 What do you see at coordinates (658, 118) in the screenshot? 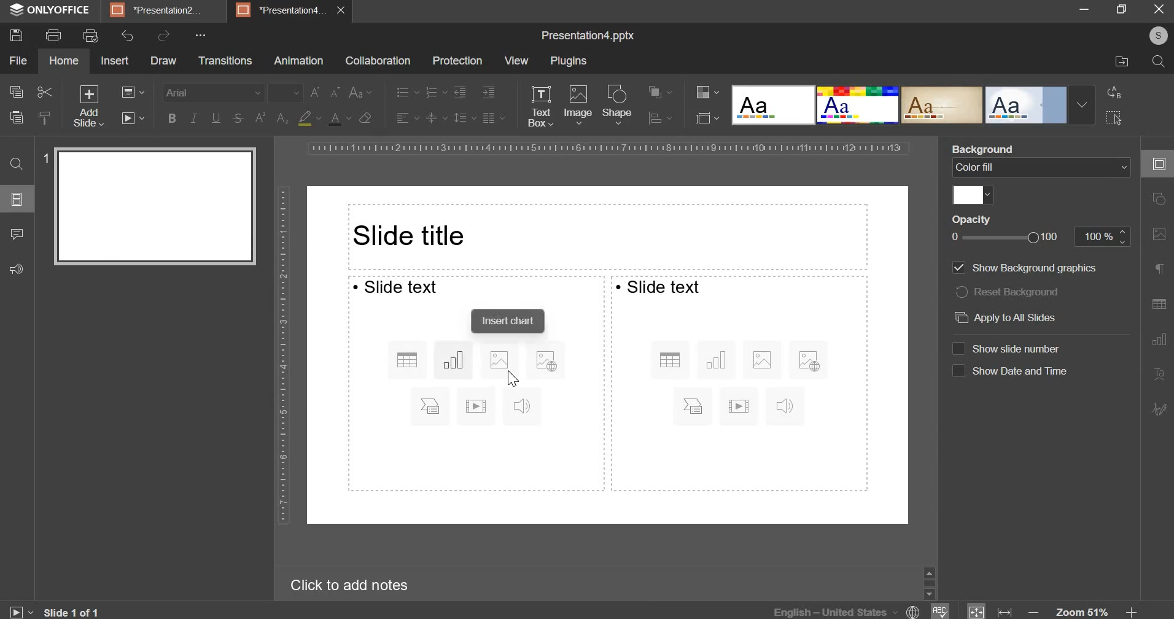
I see `distribution` at bounding box center [658, 118].